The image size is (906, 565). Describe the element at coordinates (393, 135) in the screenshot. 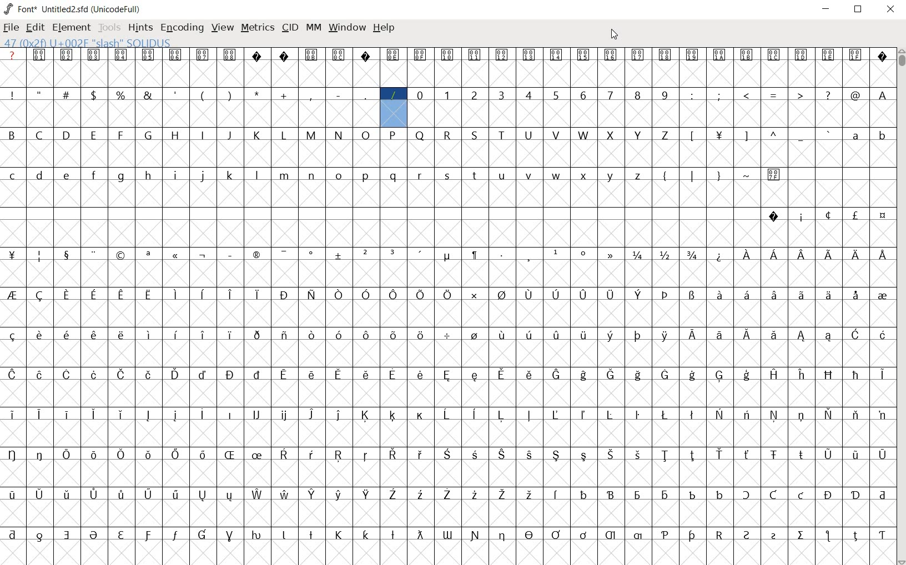

I see `glyph` at that location.